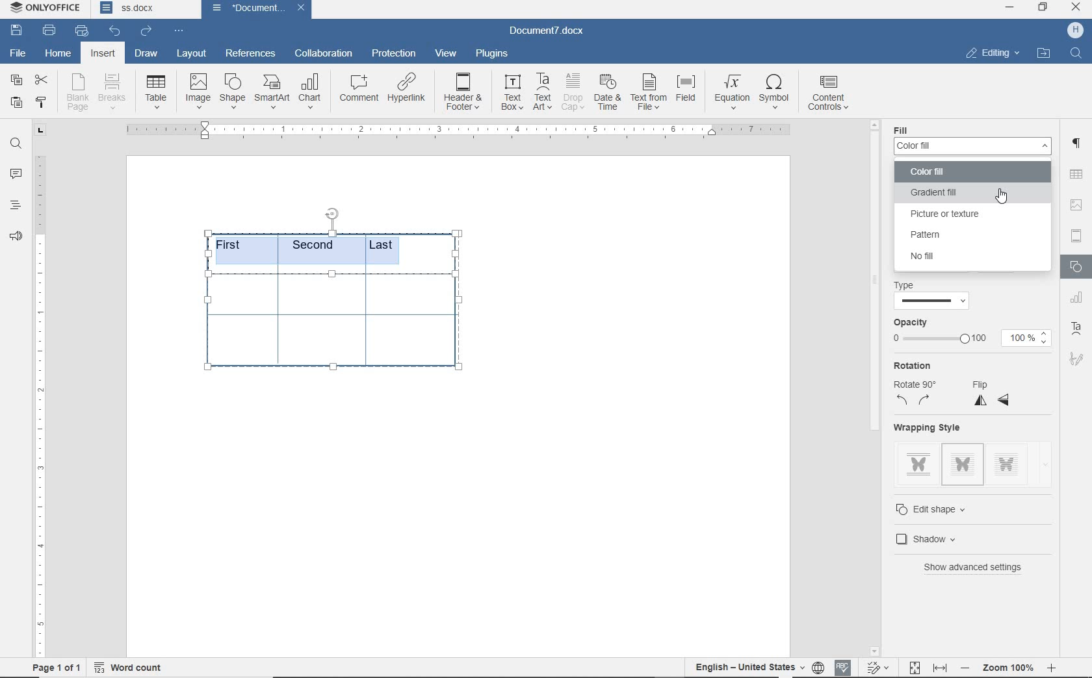  I want to click on style 2, so click(963, 464).